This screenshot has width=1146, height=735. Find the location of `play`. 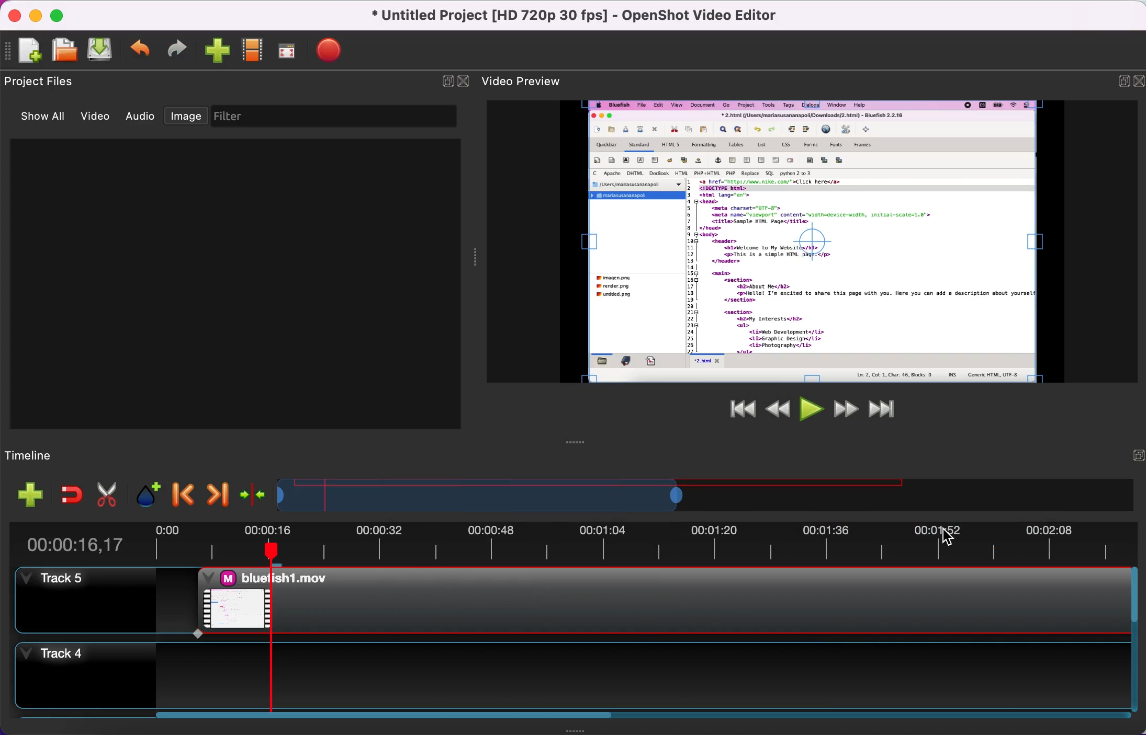

play is located at coordinates (810, 408).